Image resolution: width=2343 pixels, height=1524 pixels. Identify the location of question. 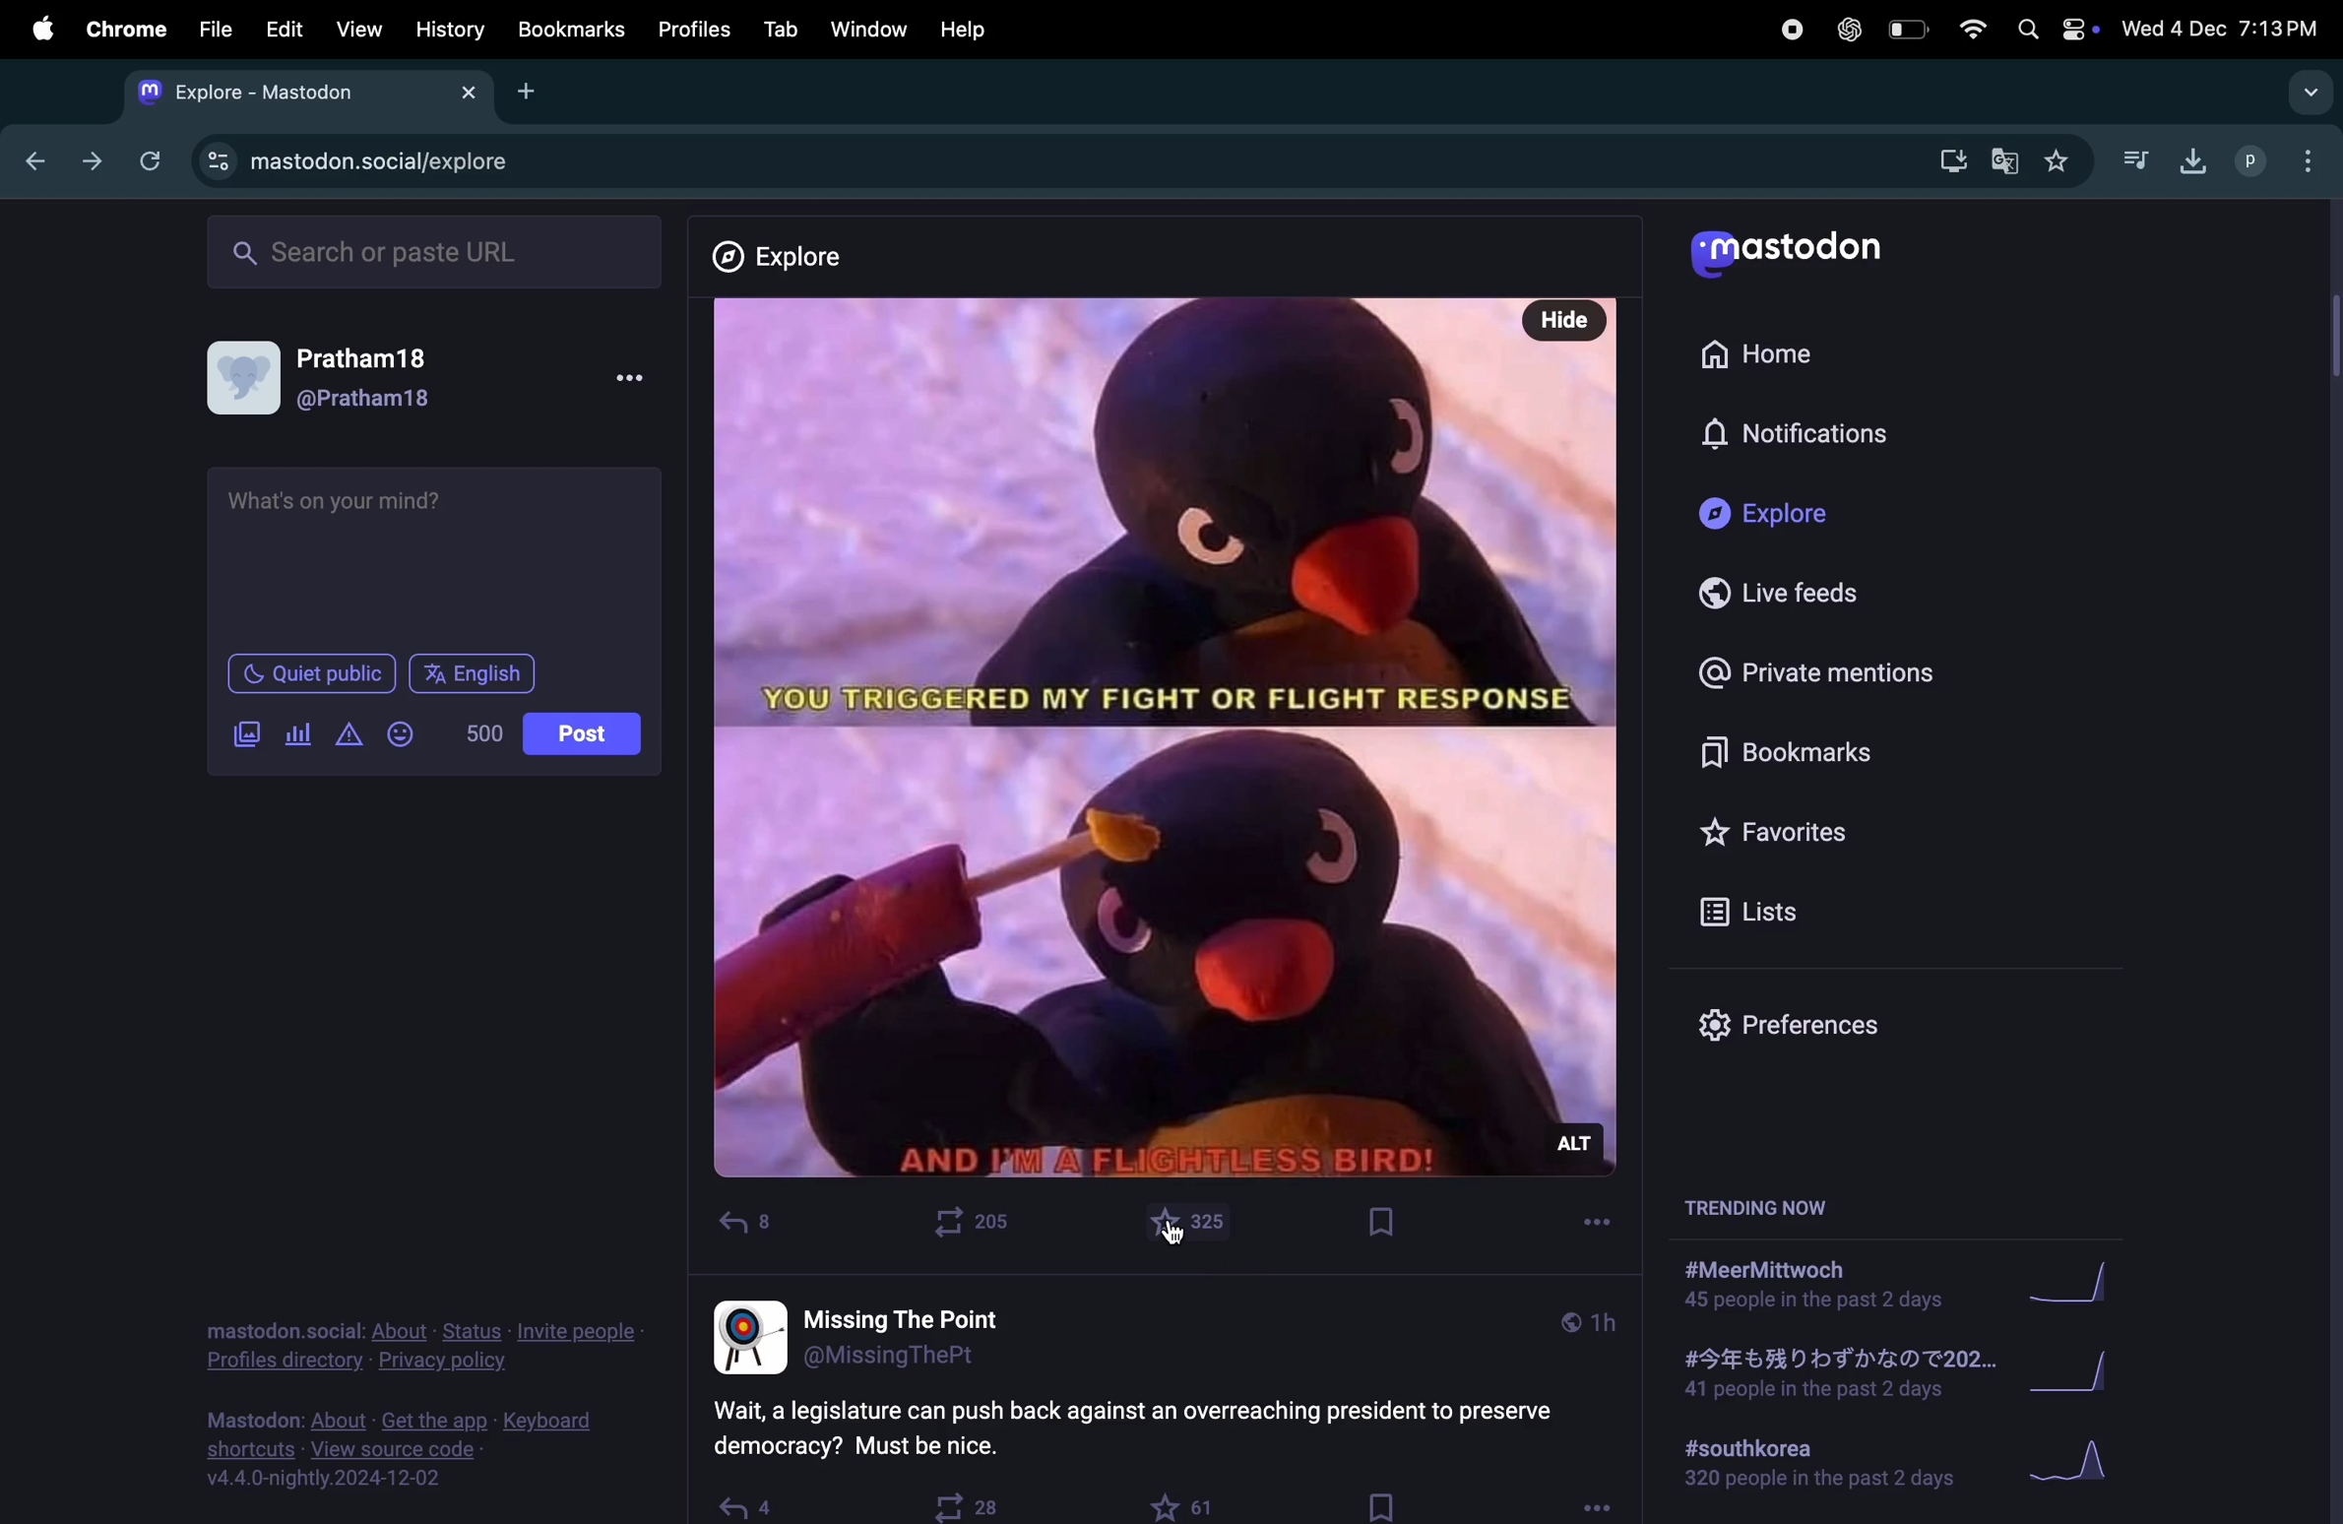
(1159, 1428).